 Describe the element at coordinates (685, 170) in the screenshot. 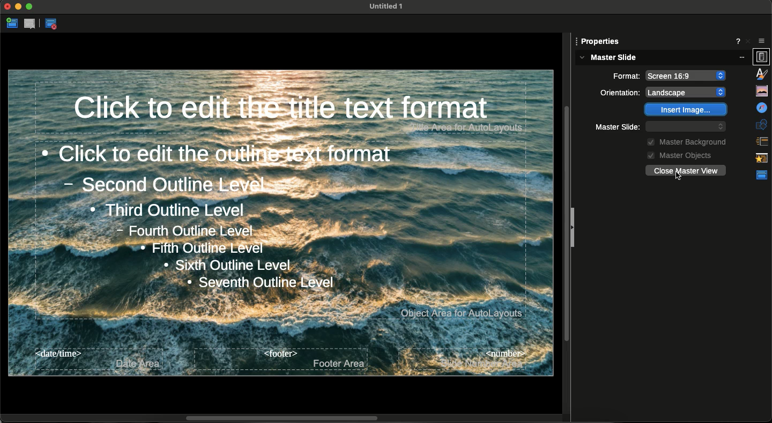

I see `Close master view` at that location.